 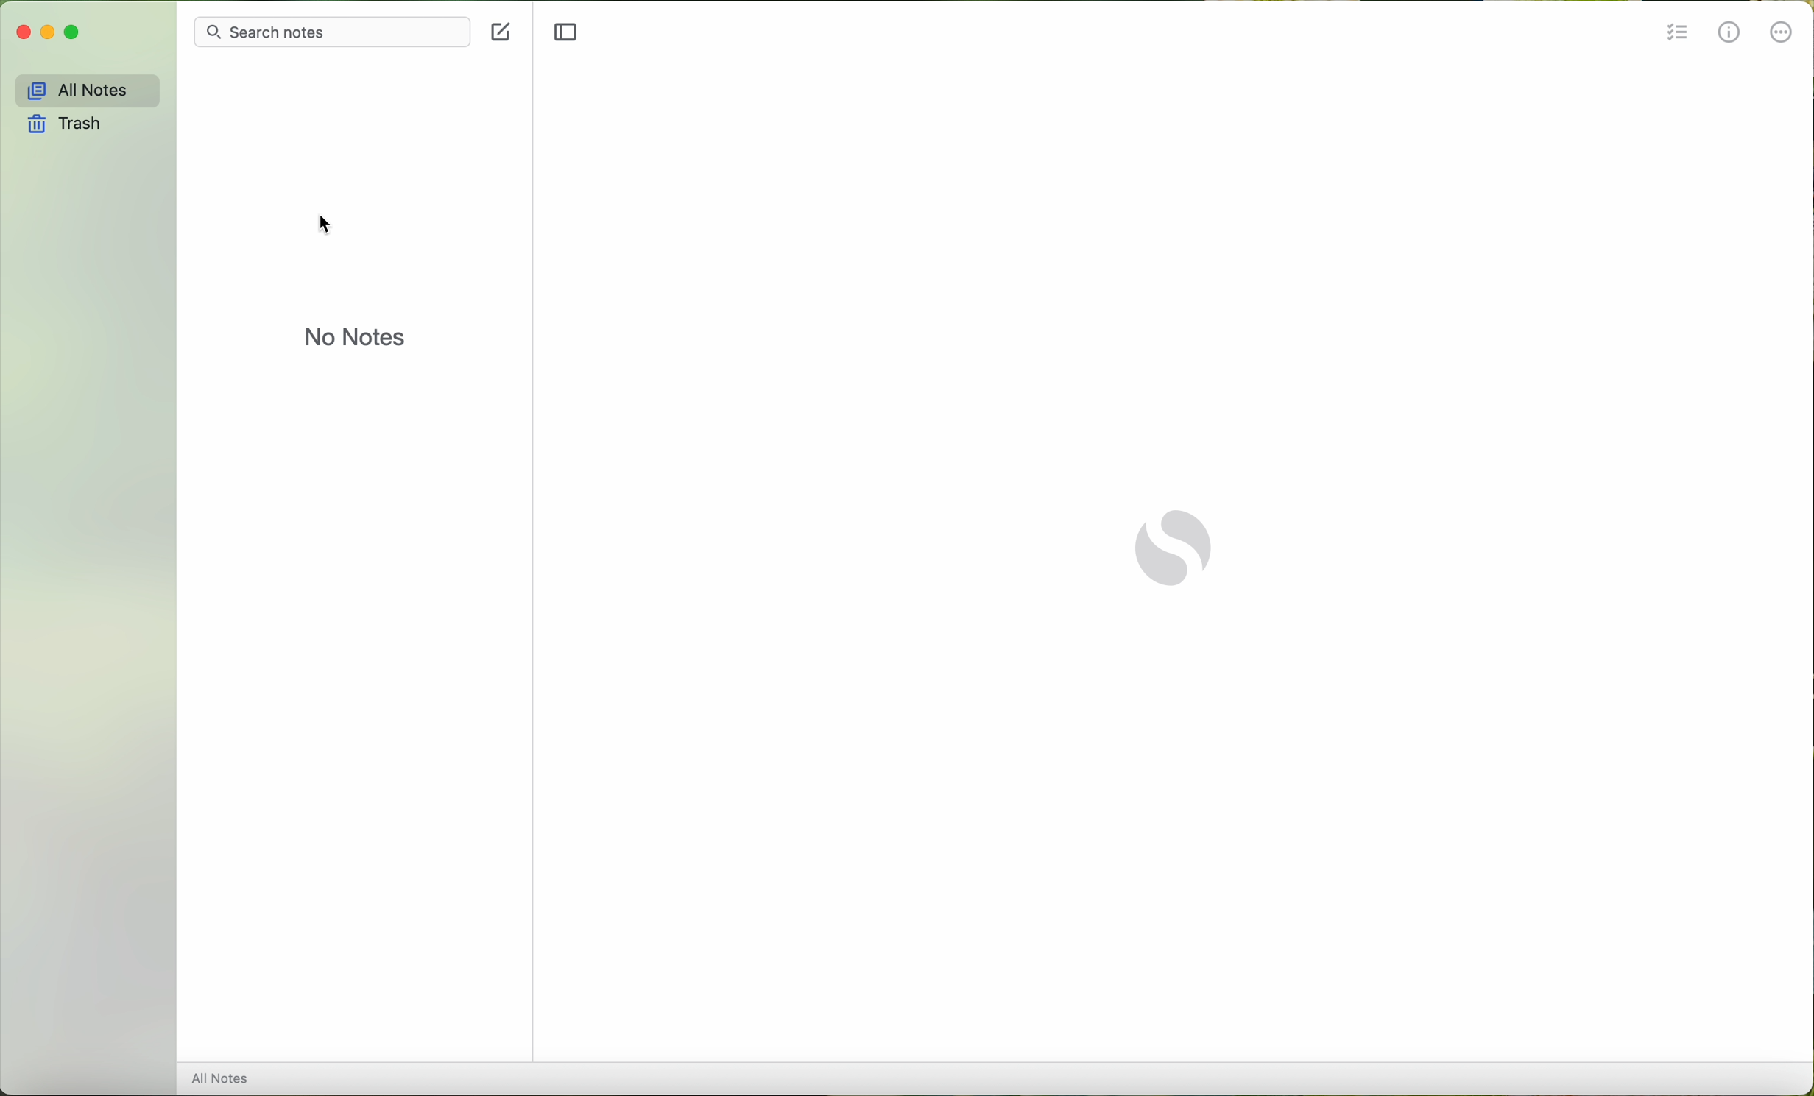 What do you see at coordinates (568, 33) in the screenshot?
I see `toggle sidebar` at bounding box center [568, 33].